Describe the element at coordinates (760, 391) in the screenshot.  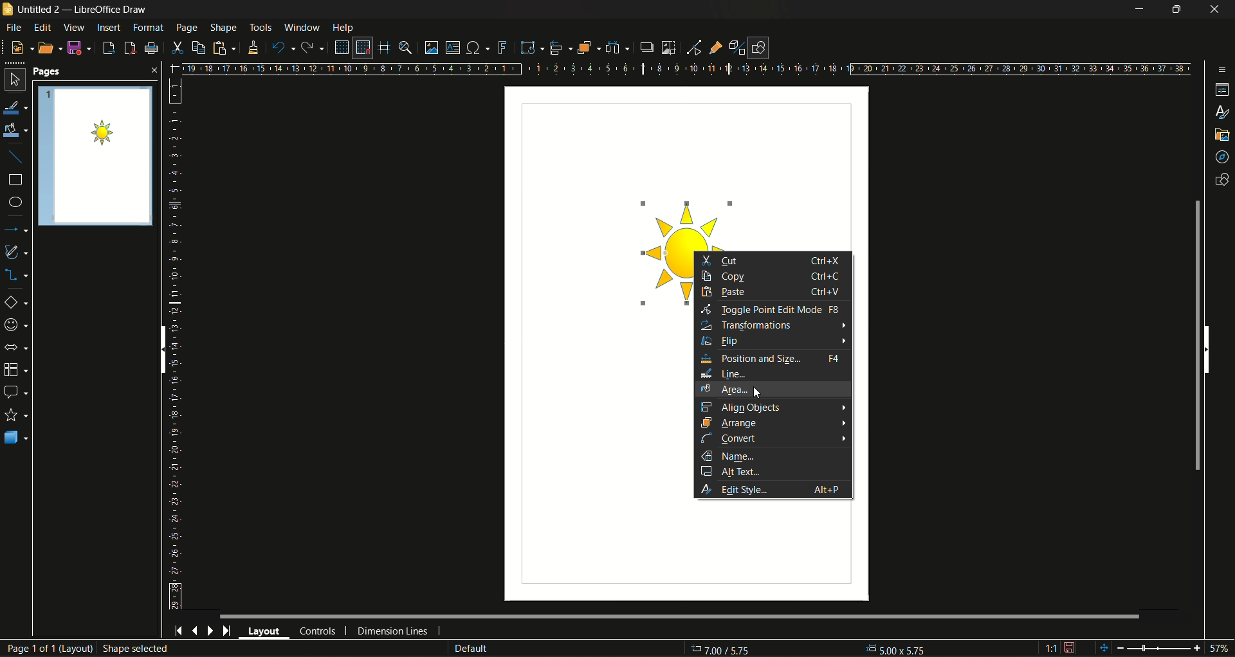
I see `cursor` at that location.